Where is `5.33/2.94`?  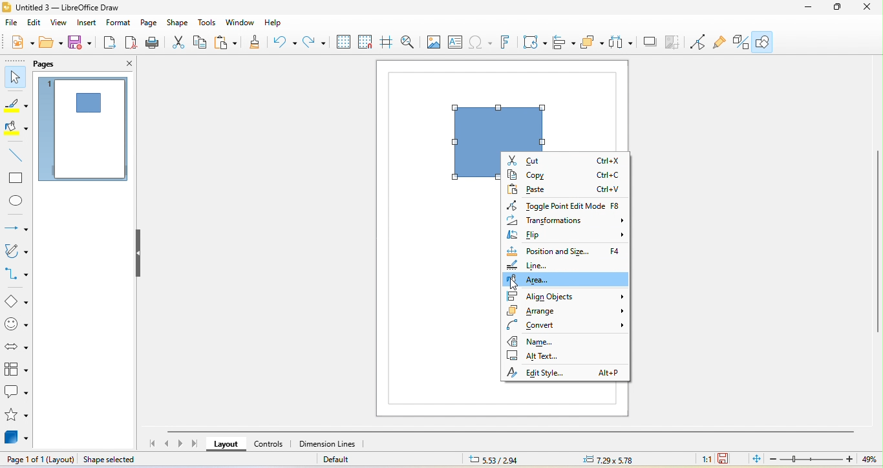 5.33/2.94 is located at coordinates (493, 460).